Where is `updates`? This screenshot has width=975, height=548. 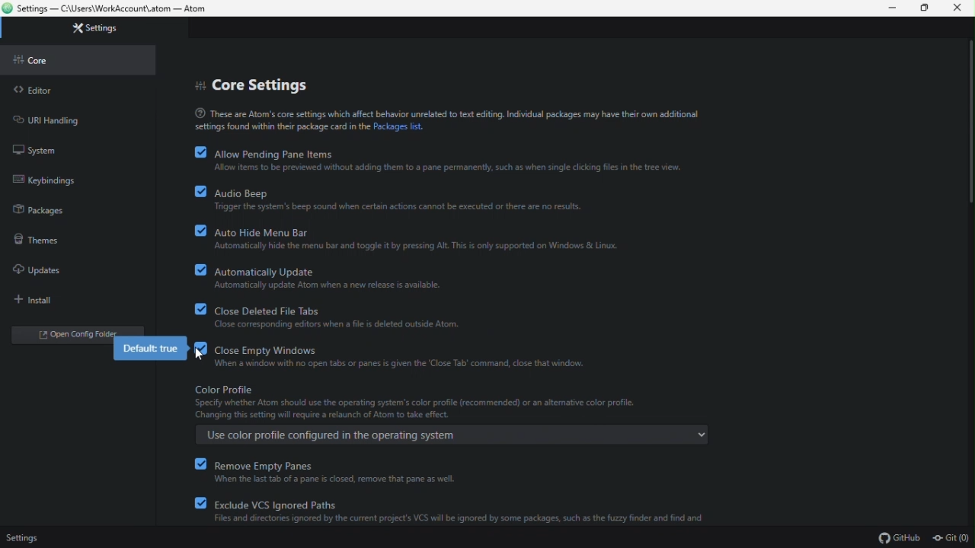
updates is located at coordinates (43, 269).